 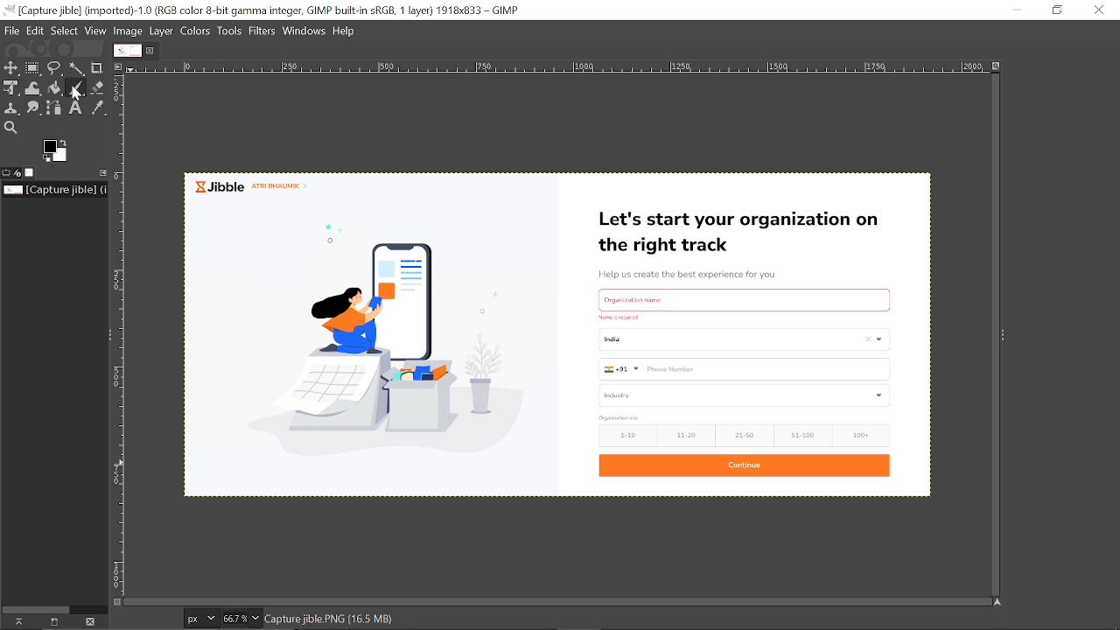 What do you see at coordinates (231, 32) in the screenshot?
I see `Tools` at bounding box center [231, 32].